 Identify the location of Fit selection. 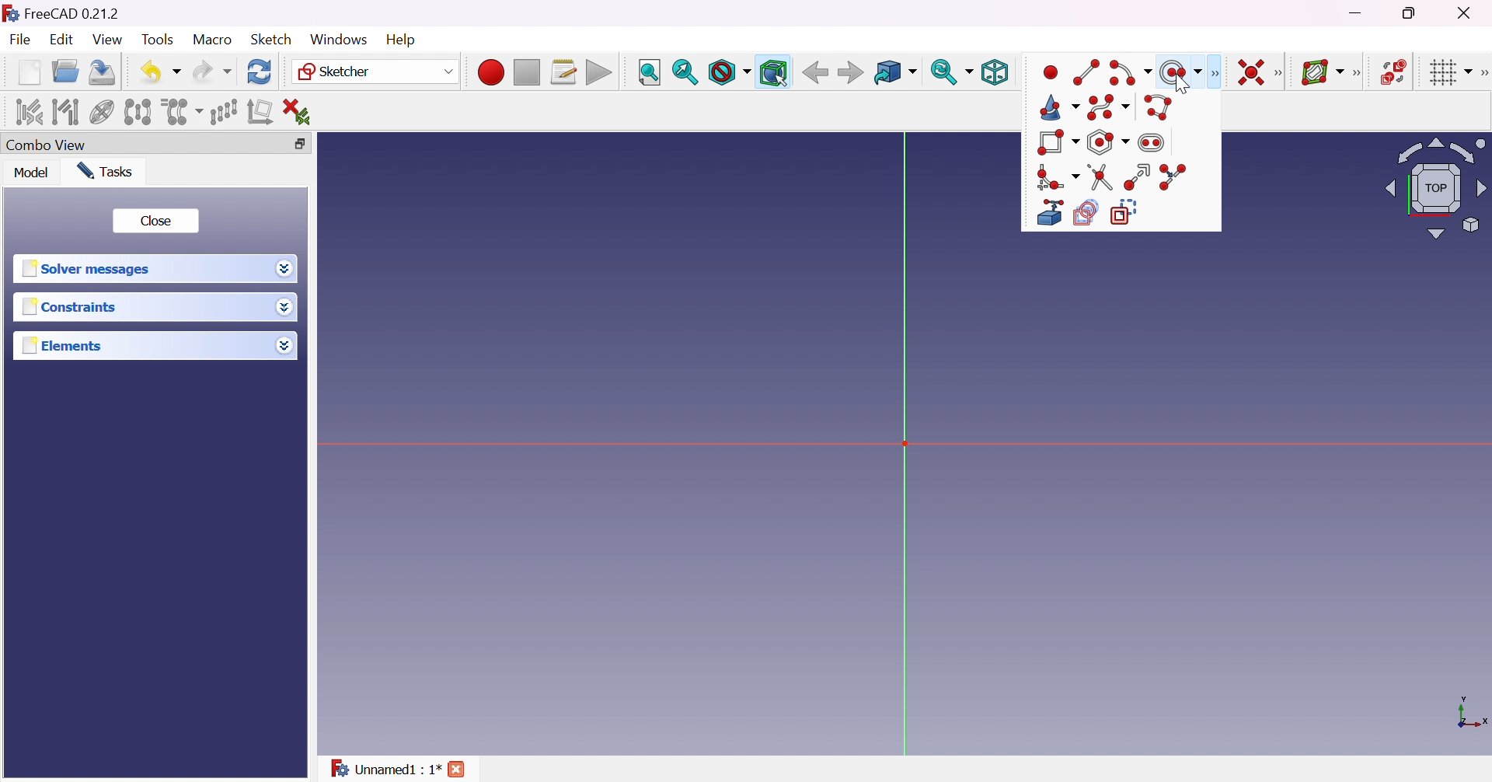
(685, 72).